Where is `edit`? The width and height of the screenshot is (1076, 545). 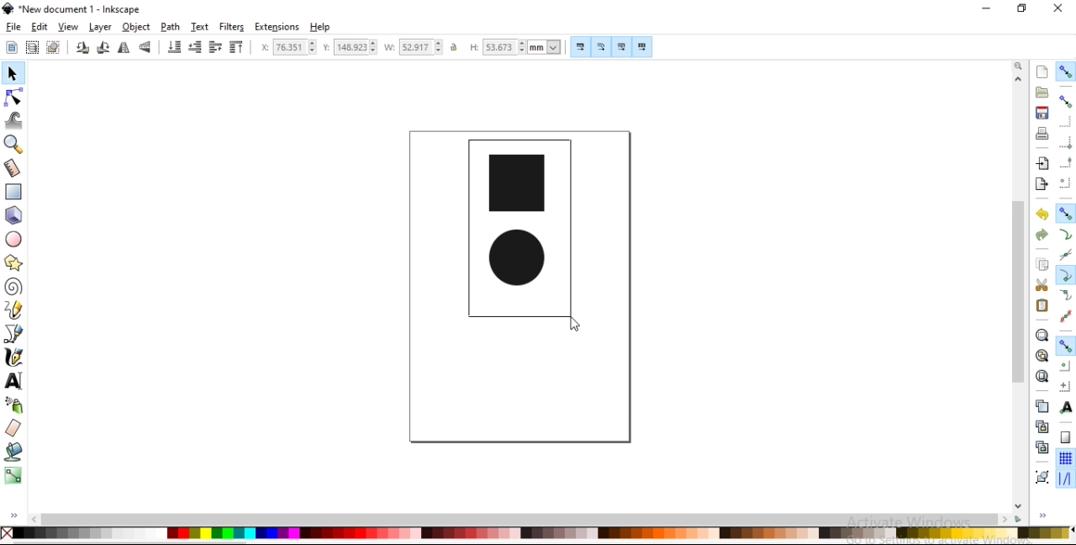 edit is located at coordinates (40, 27).